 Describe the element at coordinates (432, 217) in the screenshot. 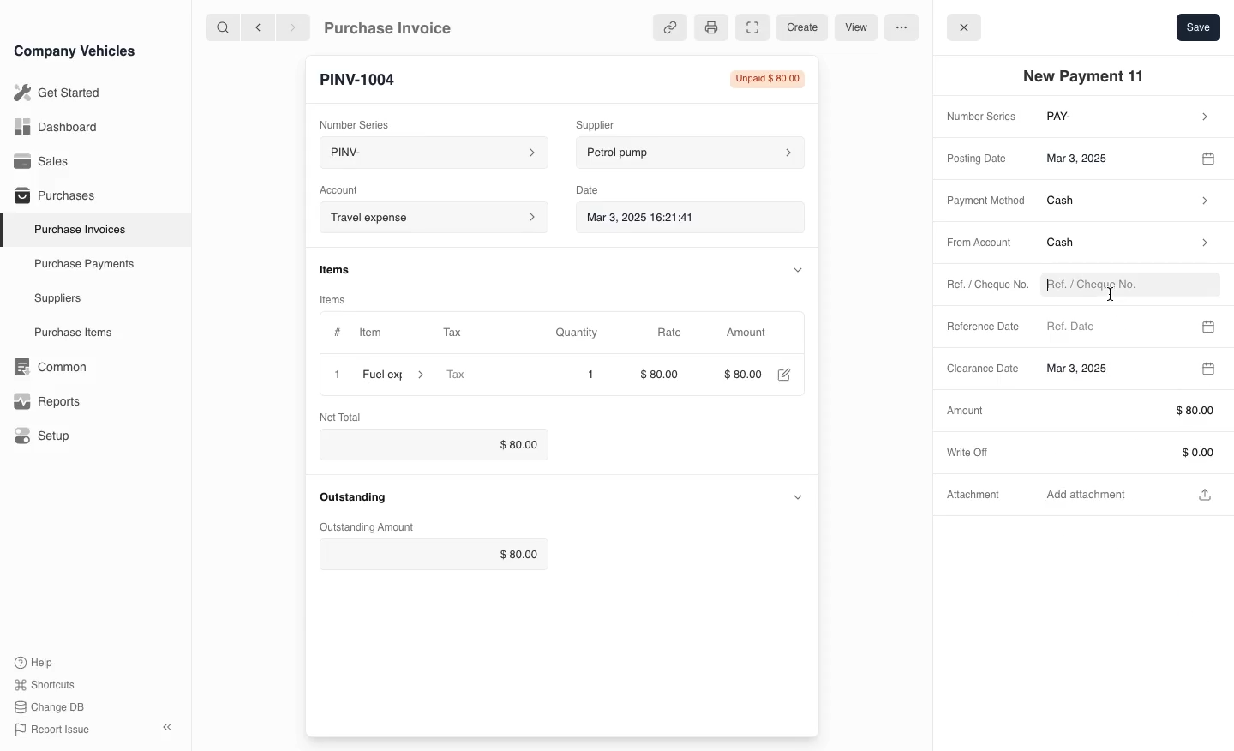

I see `Account` at that location.